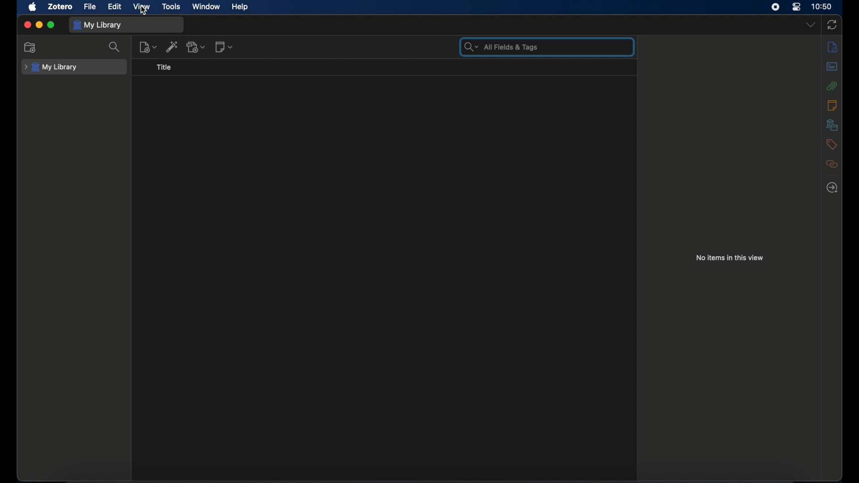 The image size is (859, 483). What do you see at coordinates (51, 67) in the screenshot?
I see `my library` at bounding box center [51, 67].